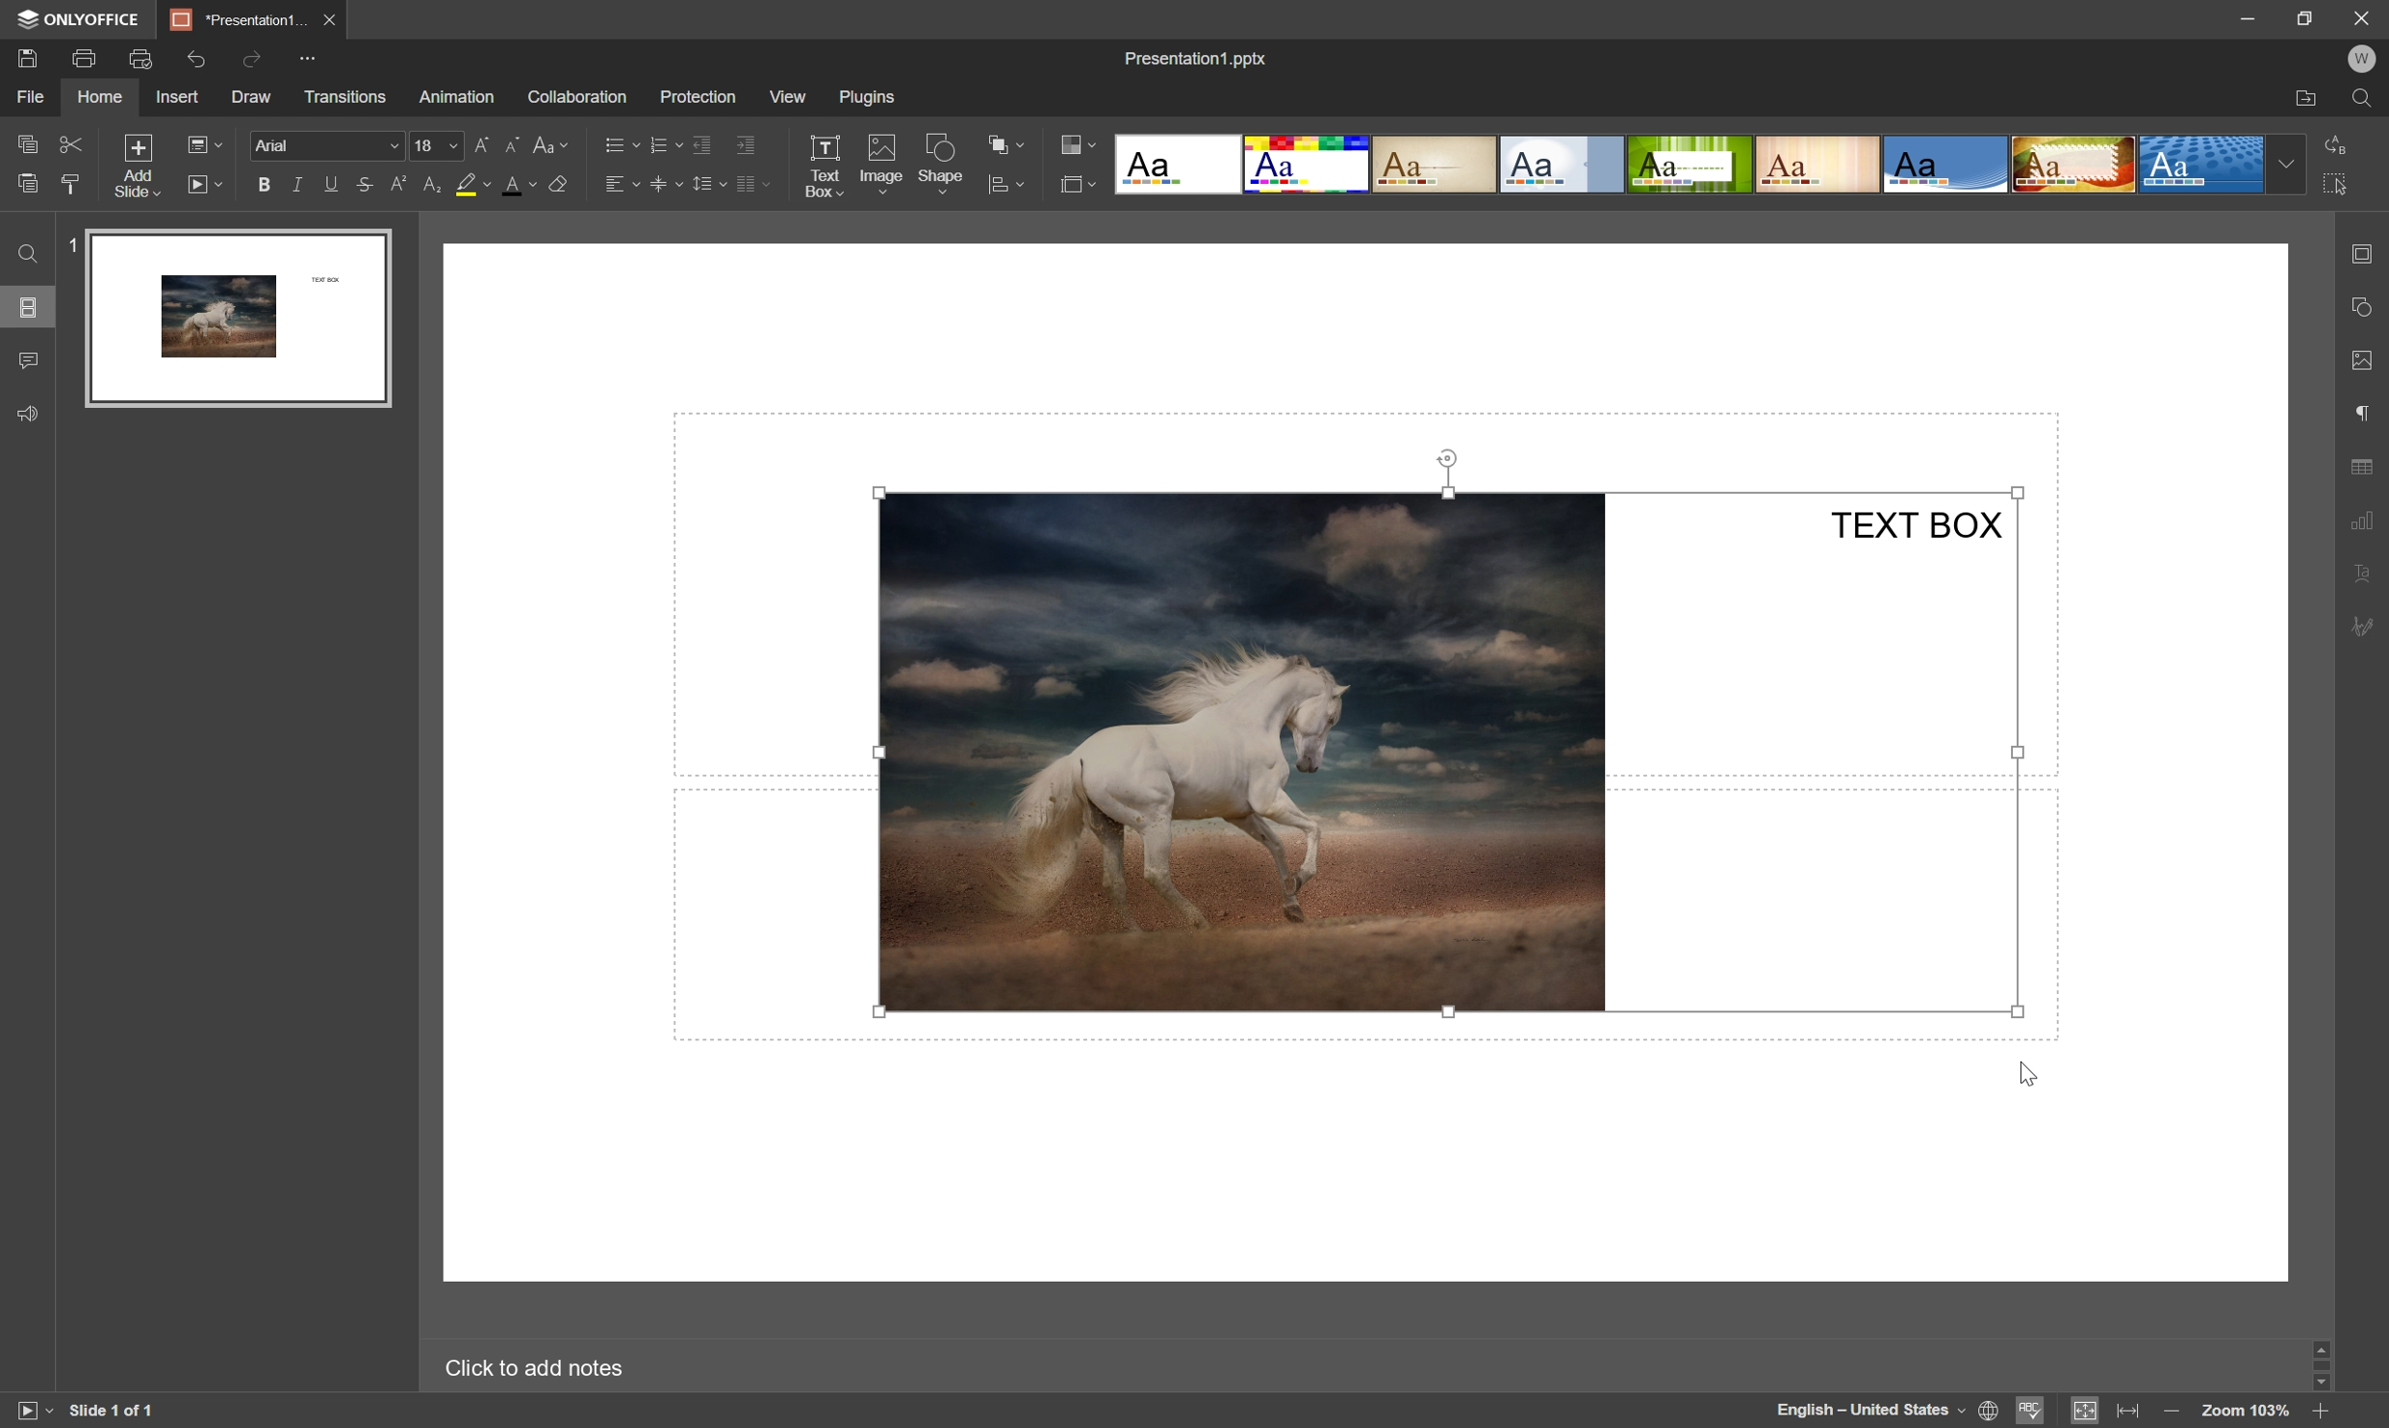 The height and width of the screenshot is (1428, 2389). I want to click on Classic, so click(1436, 166).